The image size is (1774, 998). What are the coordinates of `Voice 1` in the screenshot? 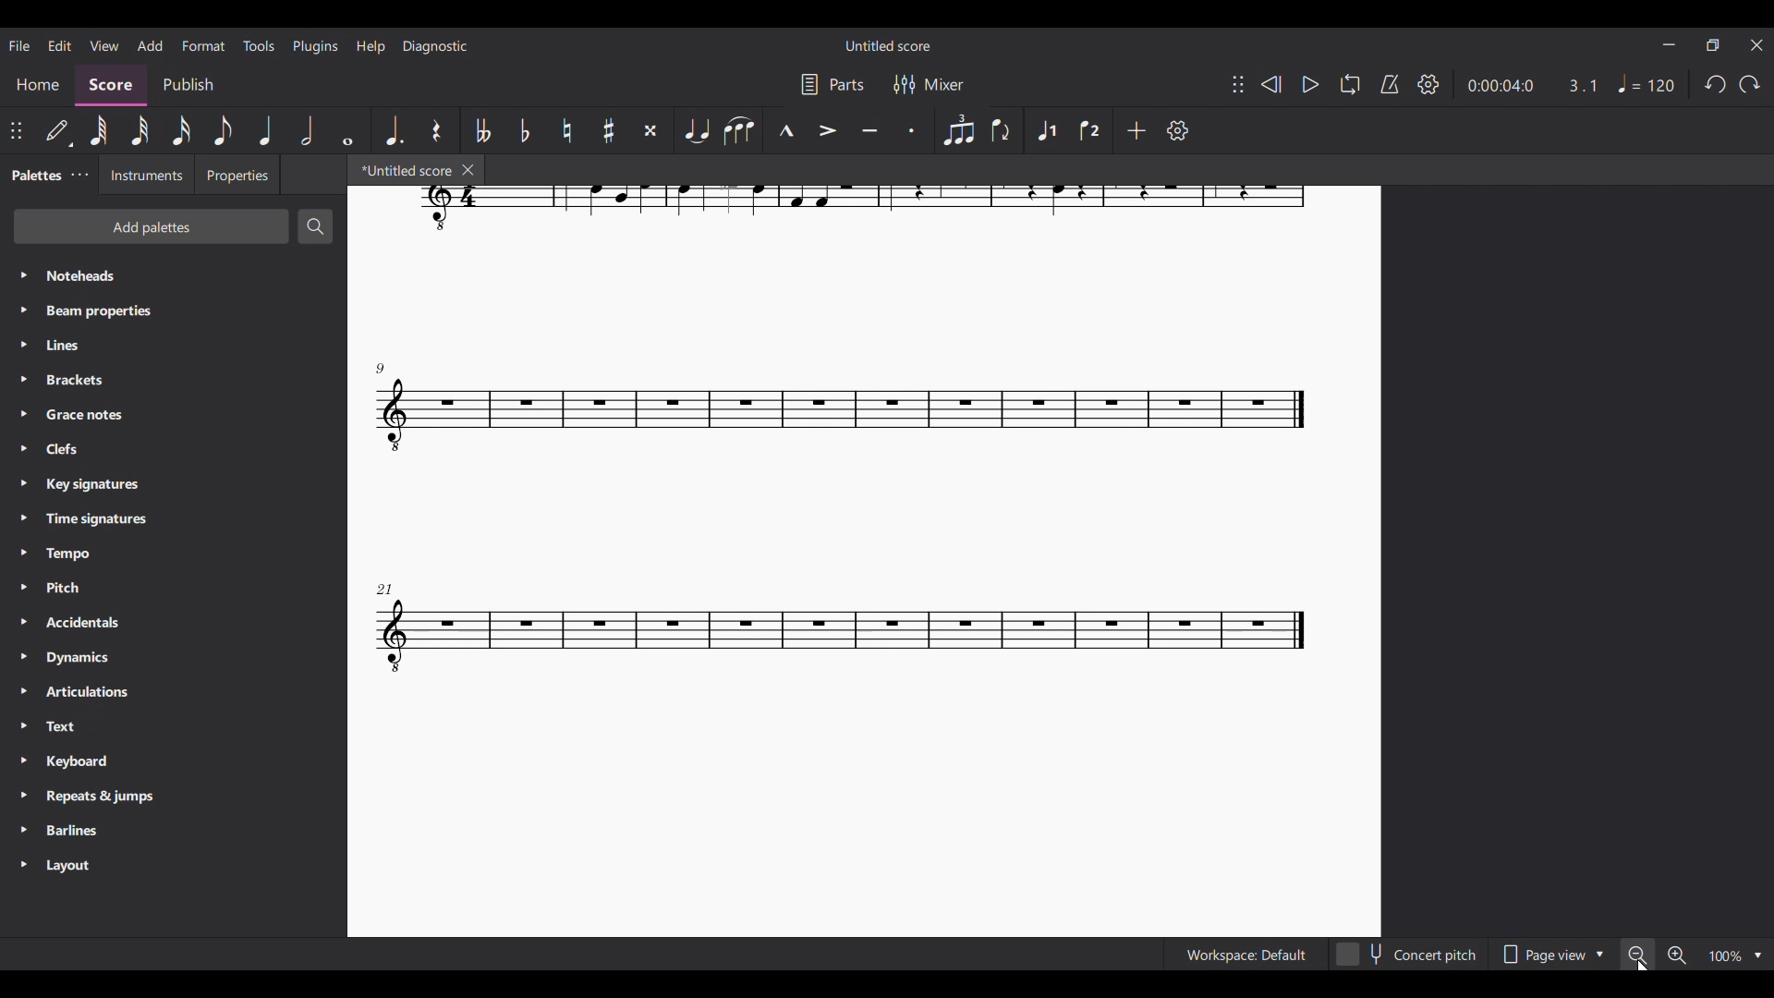 It's located at (1046, 129).